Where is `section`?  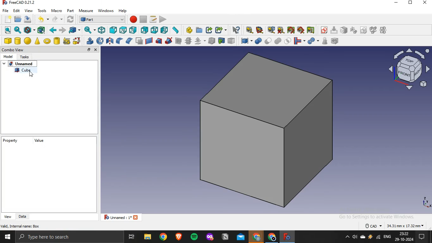
section is located at coordinates (178, 41).